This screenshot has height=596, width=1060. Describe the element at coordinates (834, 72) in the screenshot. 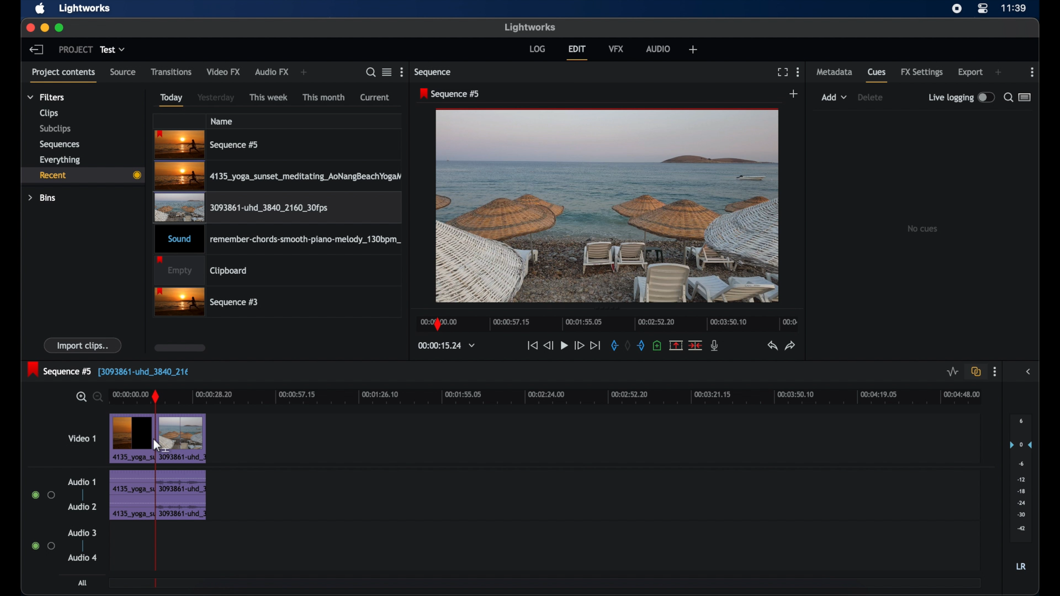

I see `metadata` at that location.